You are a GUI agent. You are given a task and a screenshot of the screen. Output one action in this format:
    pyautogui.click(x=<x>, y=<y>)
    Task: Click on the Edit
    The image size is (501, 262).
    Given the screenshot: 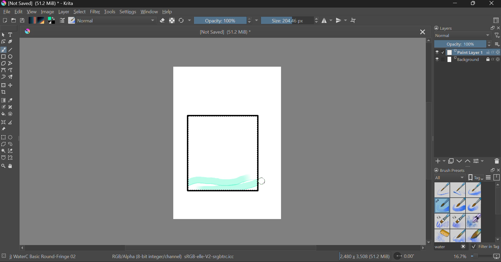 What is the action you would take?
    pyautogui.click(x=19, y=12)
    